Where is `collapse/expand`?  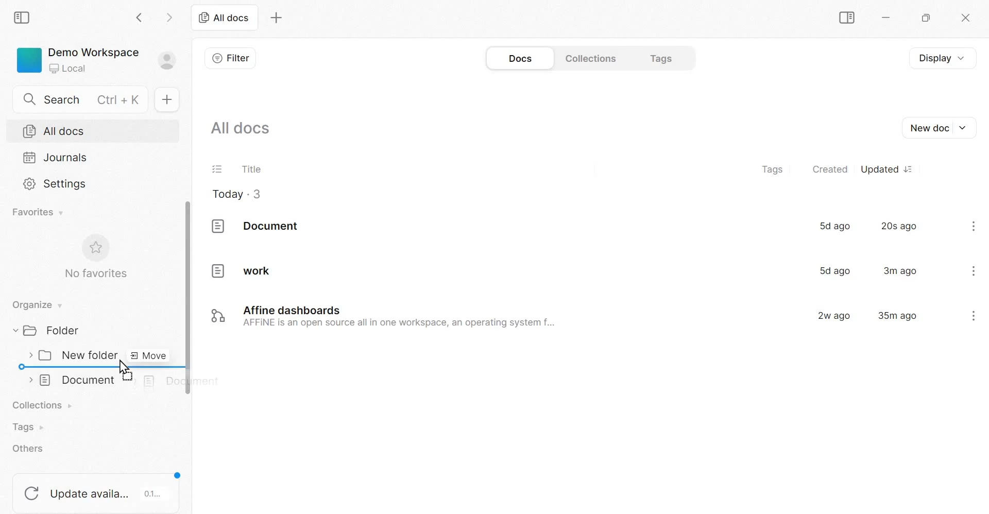
collapse/expand is located at coordinates (28, 356).